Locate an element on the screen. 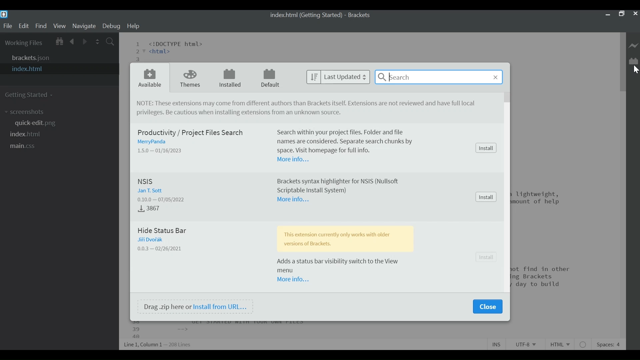  Split the Editor Vertically or Horizontally is located at coordinates (98, 41).